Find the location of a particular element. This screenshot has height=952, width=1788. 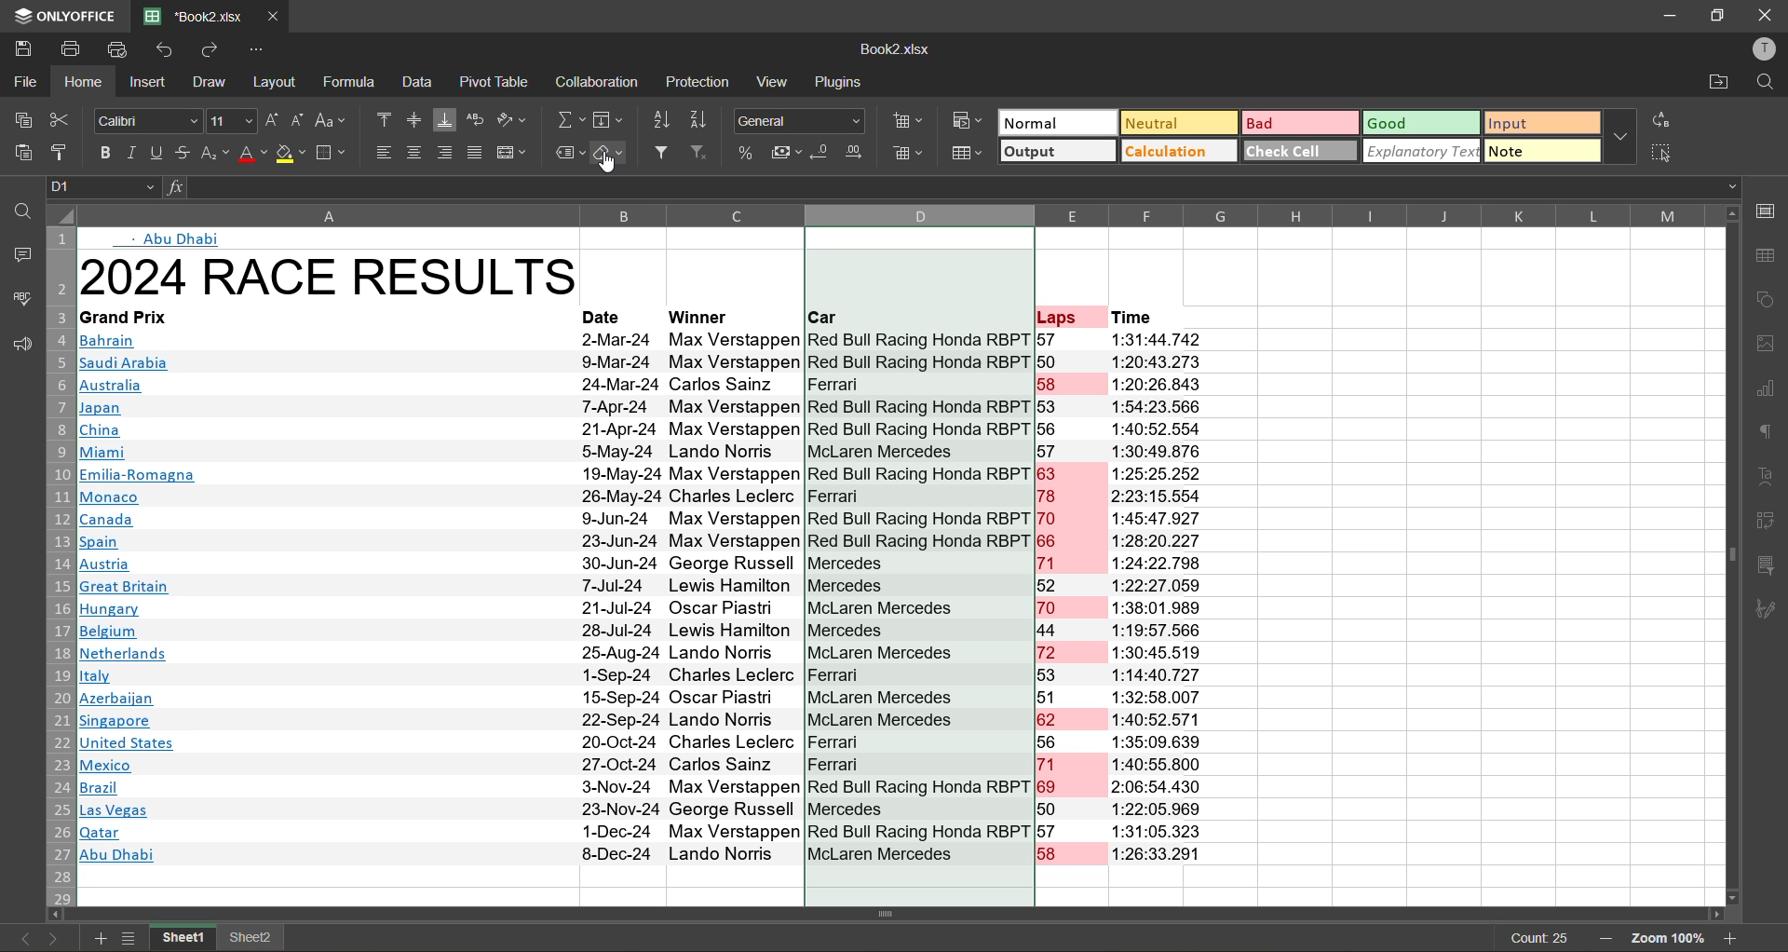

next is located at coordinates (50, 939).